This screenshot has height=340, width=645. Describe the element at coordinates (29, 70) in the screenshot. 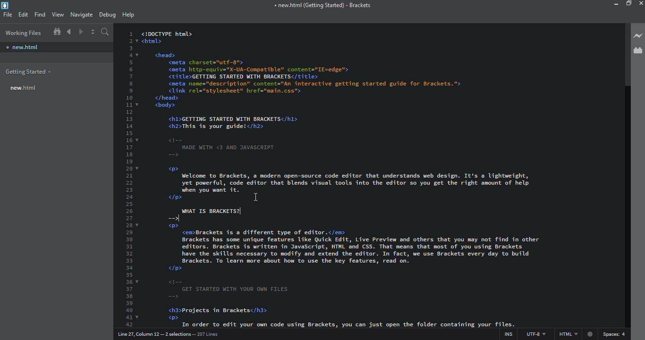

I see `getting started` at that location.